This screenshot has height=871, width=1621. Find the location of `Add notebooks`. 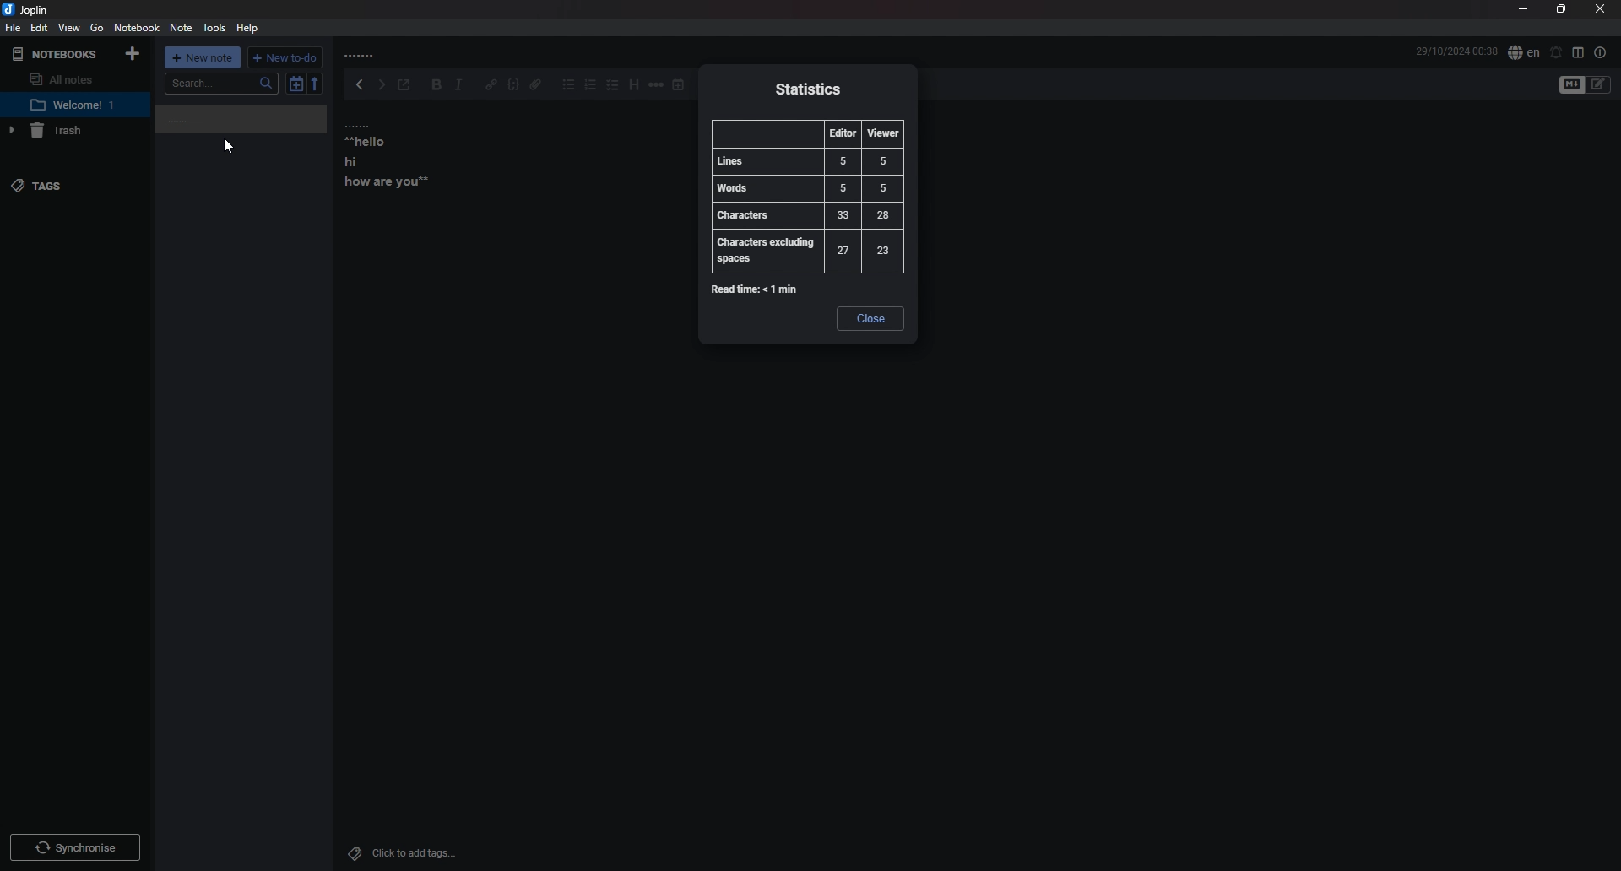

Add notebooks is located at coordinates (131, 55).